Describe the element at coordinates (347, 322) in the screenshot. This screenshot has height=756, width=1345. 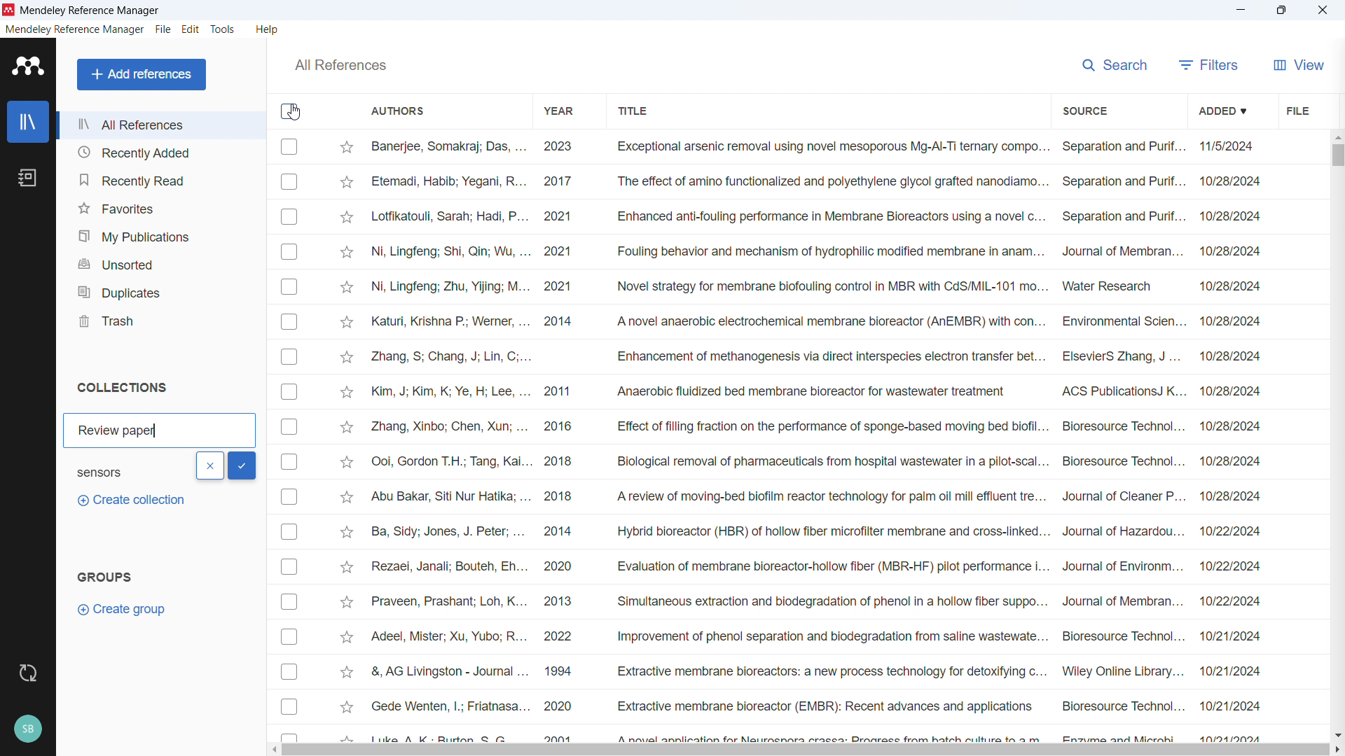
I see `Star mark respective publication` at that location.